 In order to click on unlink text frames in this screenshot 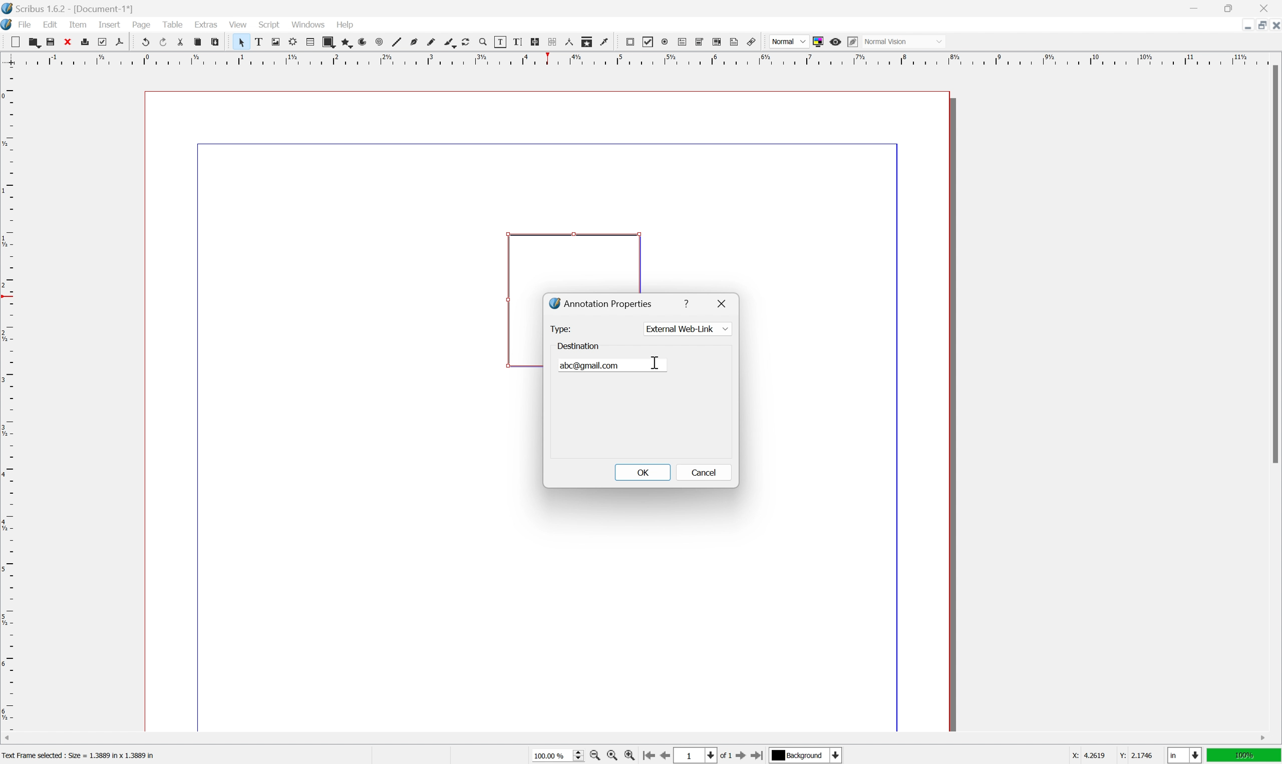, I will do `click(552, 42)`.